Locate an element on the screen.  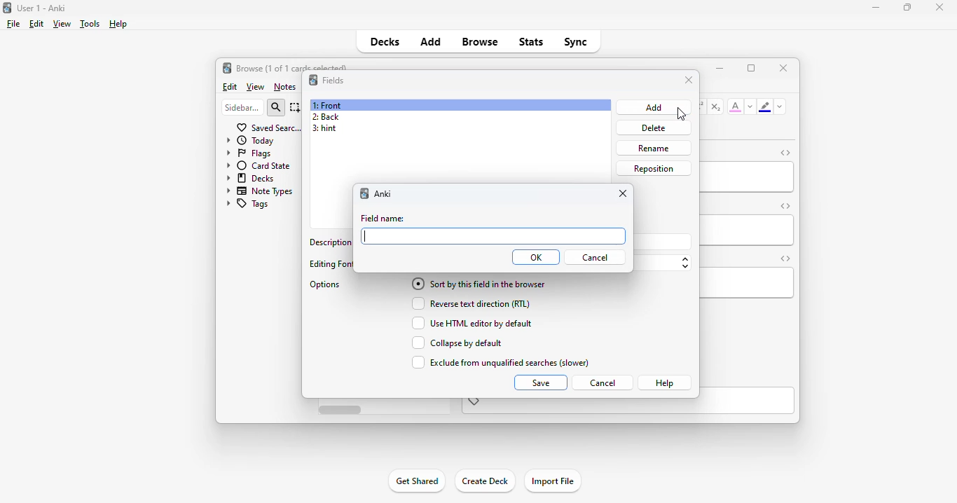
decks is located at coordinates (252, 177).